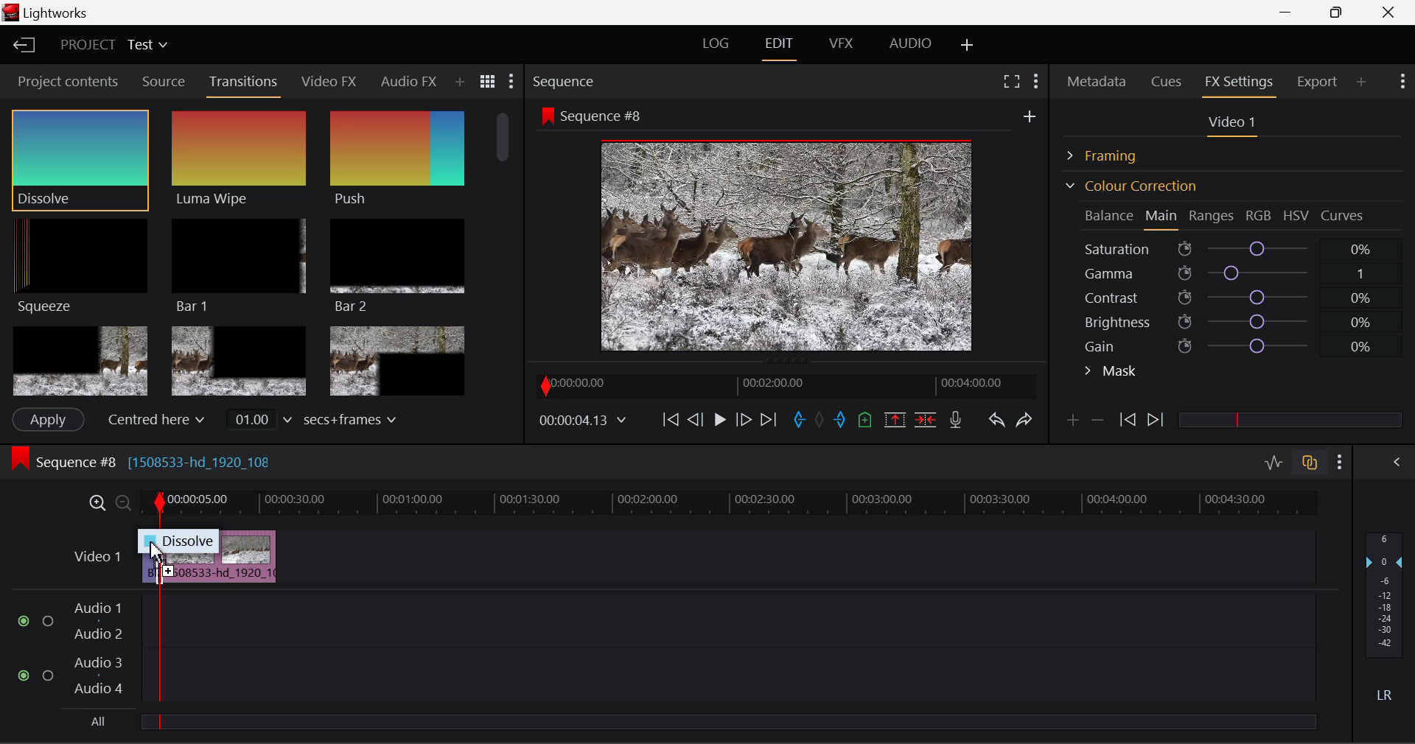 The height and width of the screenshot is (744, 1415). Describe the element at coordinates (158, 419) in the screenshot. I see `Centered here` at that location.